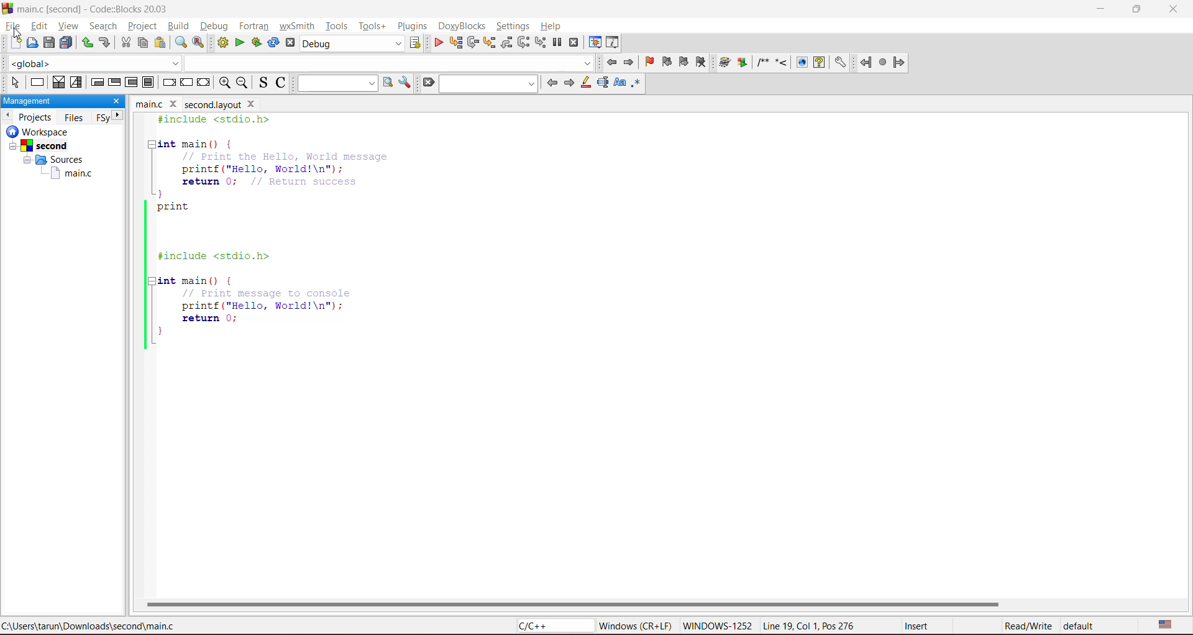 The image size is (1193, 635). Describe the element at coordinates (66, 43) in the screenshot. I see `save everything` at that location.